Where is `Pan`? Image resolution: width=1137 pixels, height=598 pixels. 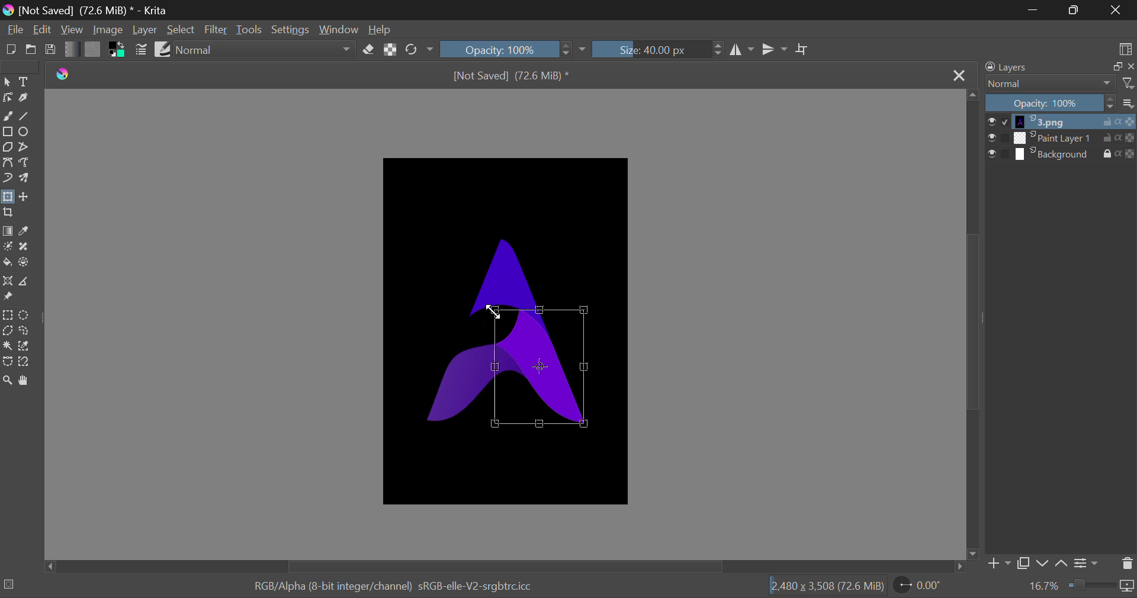
Pan is located at coordinates (27, 380).